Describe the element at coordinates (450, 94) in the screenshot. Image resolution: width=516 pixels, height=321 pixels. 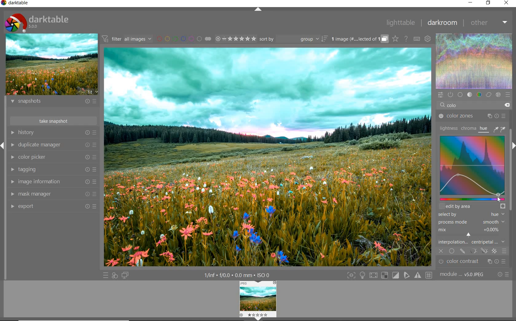
I see `show only active modules` at that location.